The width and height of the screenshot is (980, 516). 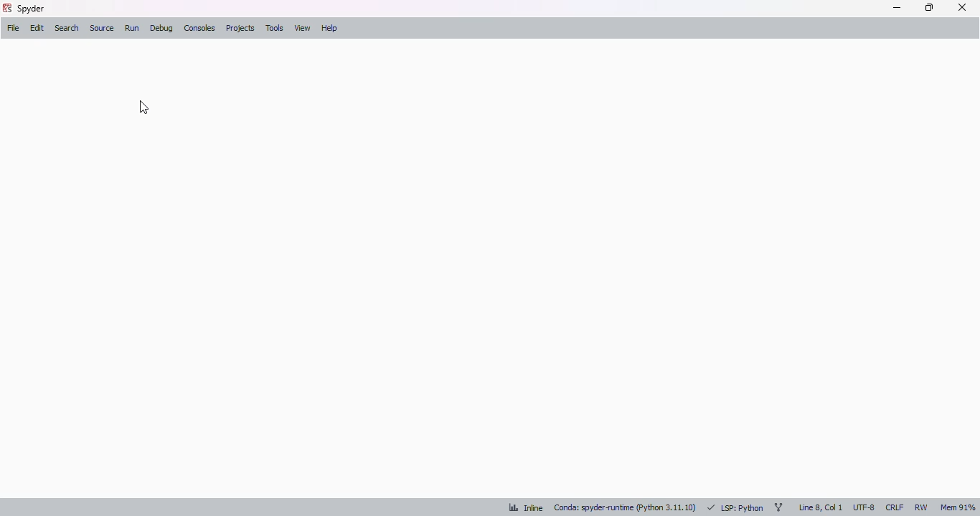 I want to click on RW, so click(x=922, y=507).